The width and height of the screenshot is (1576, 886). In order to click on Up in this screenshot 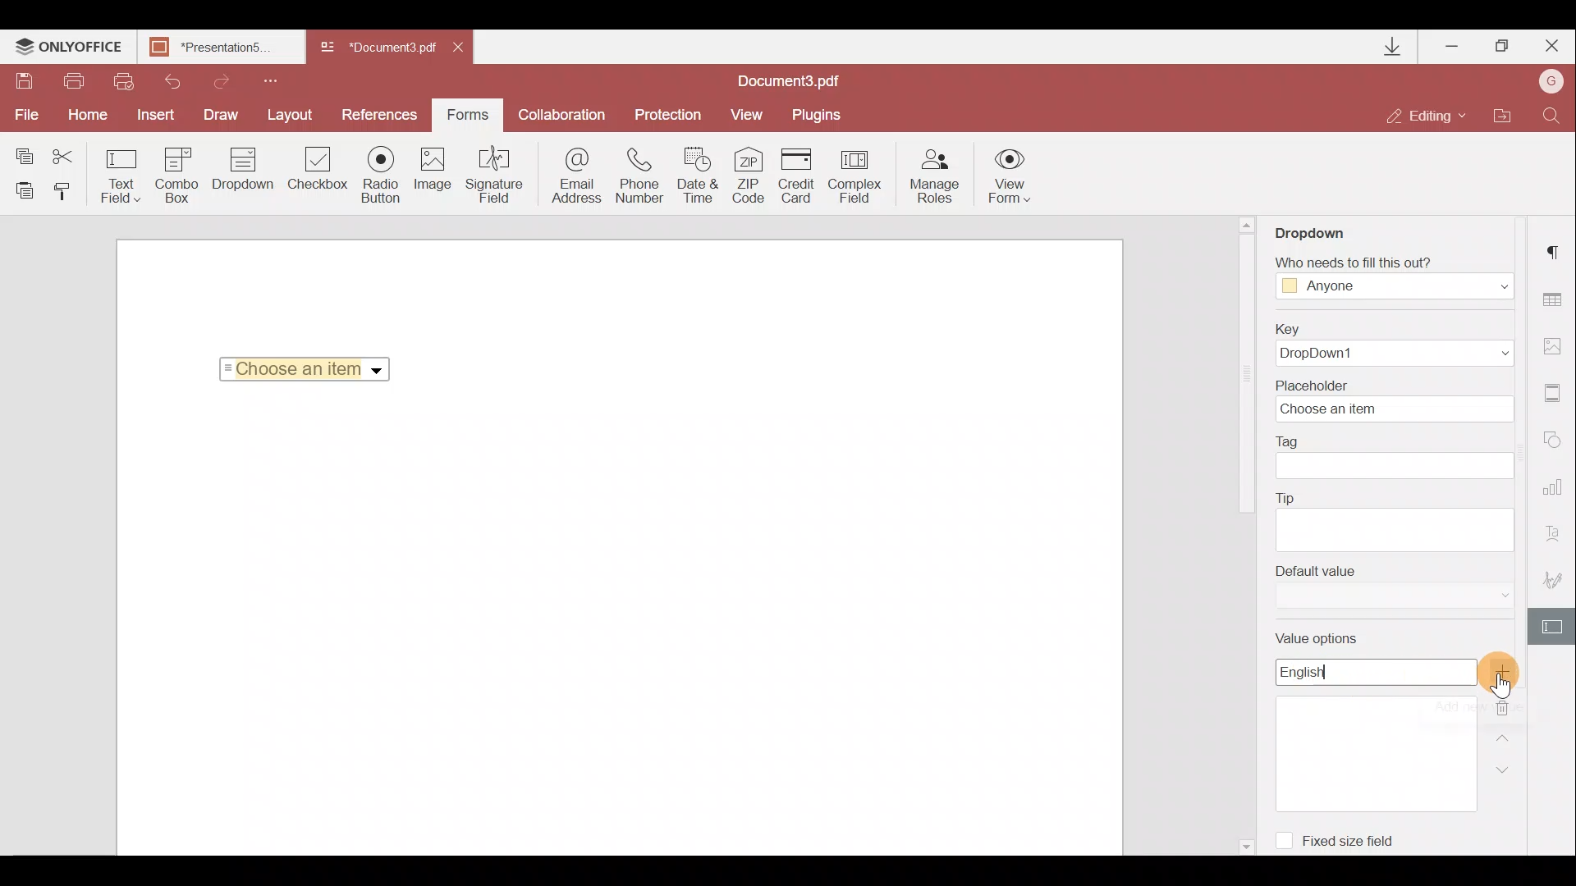, I will do `click(1507, 736)`.